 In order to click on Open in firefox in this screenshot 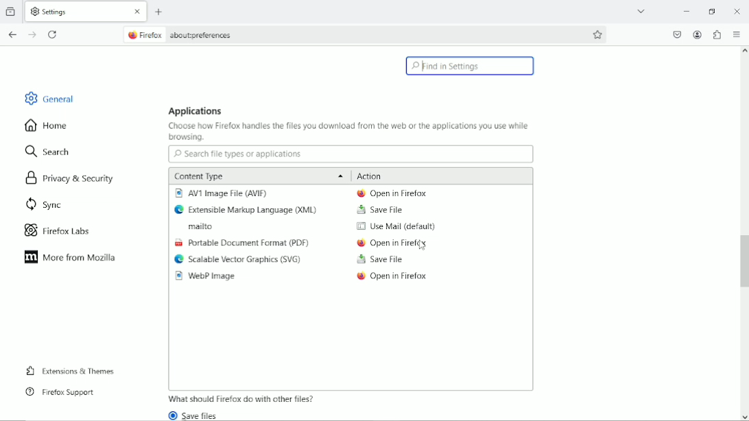, I will do `click(392, 243)`.